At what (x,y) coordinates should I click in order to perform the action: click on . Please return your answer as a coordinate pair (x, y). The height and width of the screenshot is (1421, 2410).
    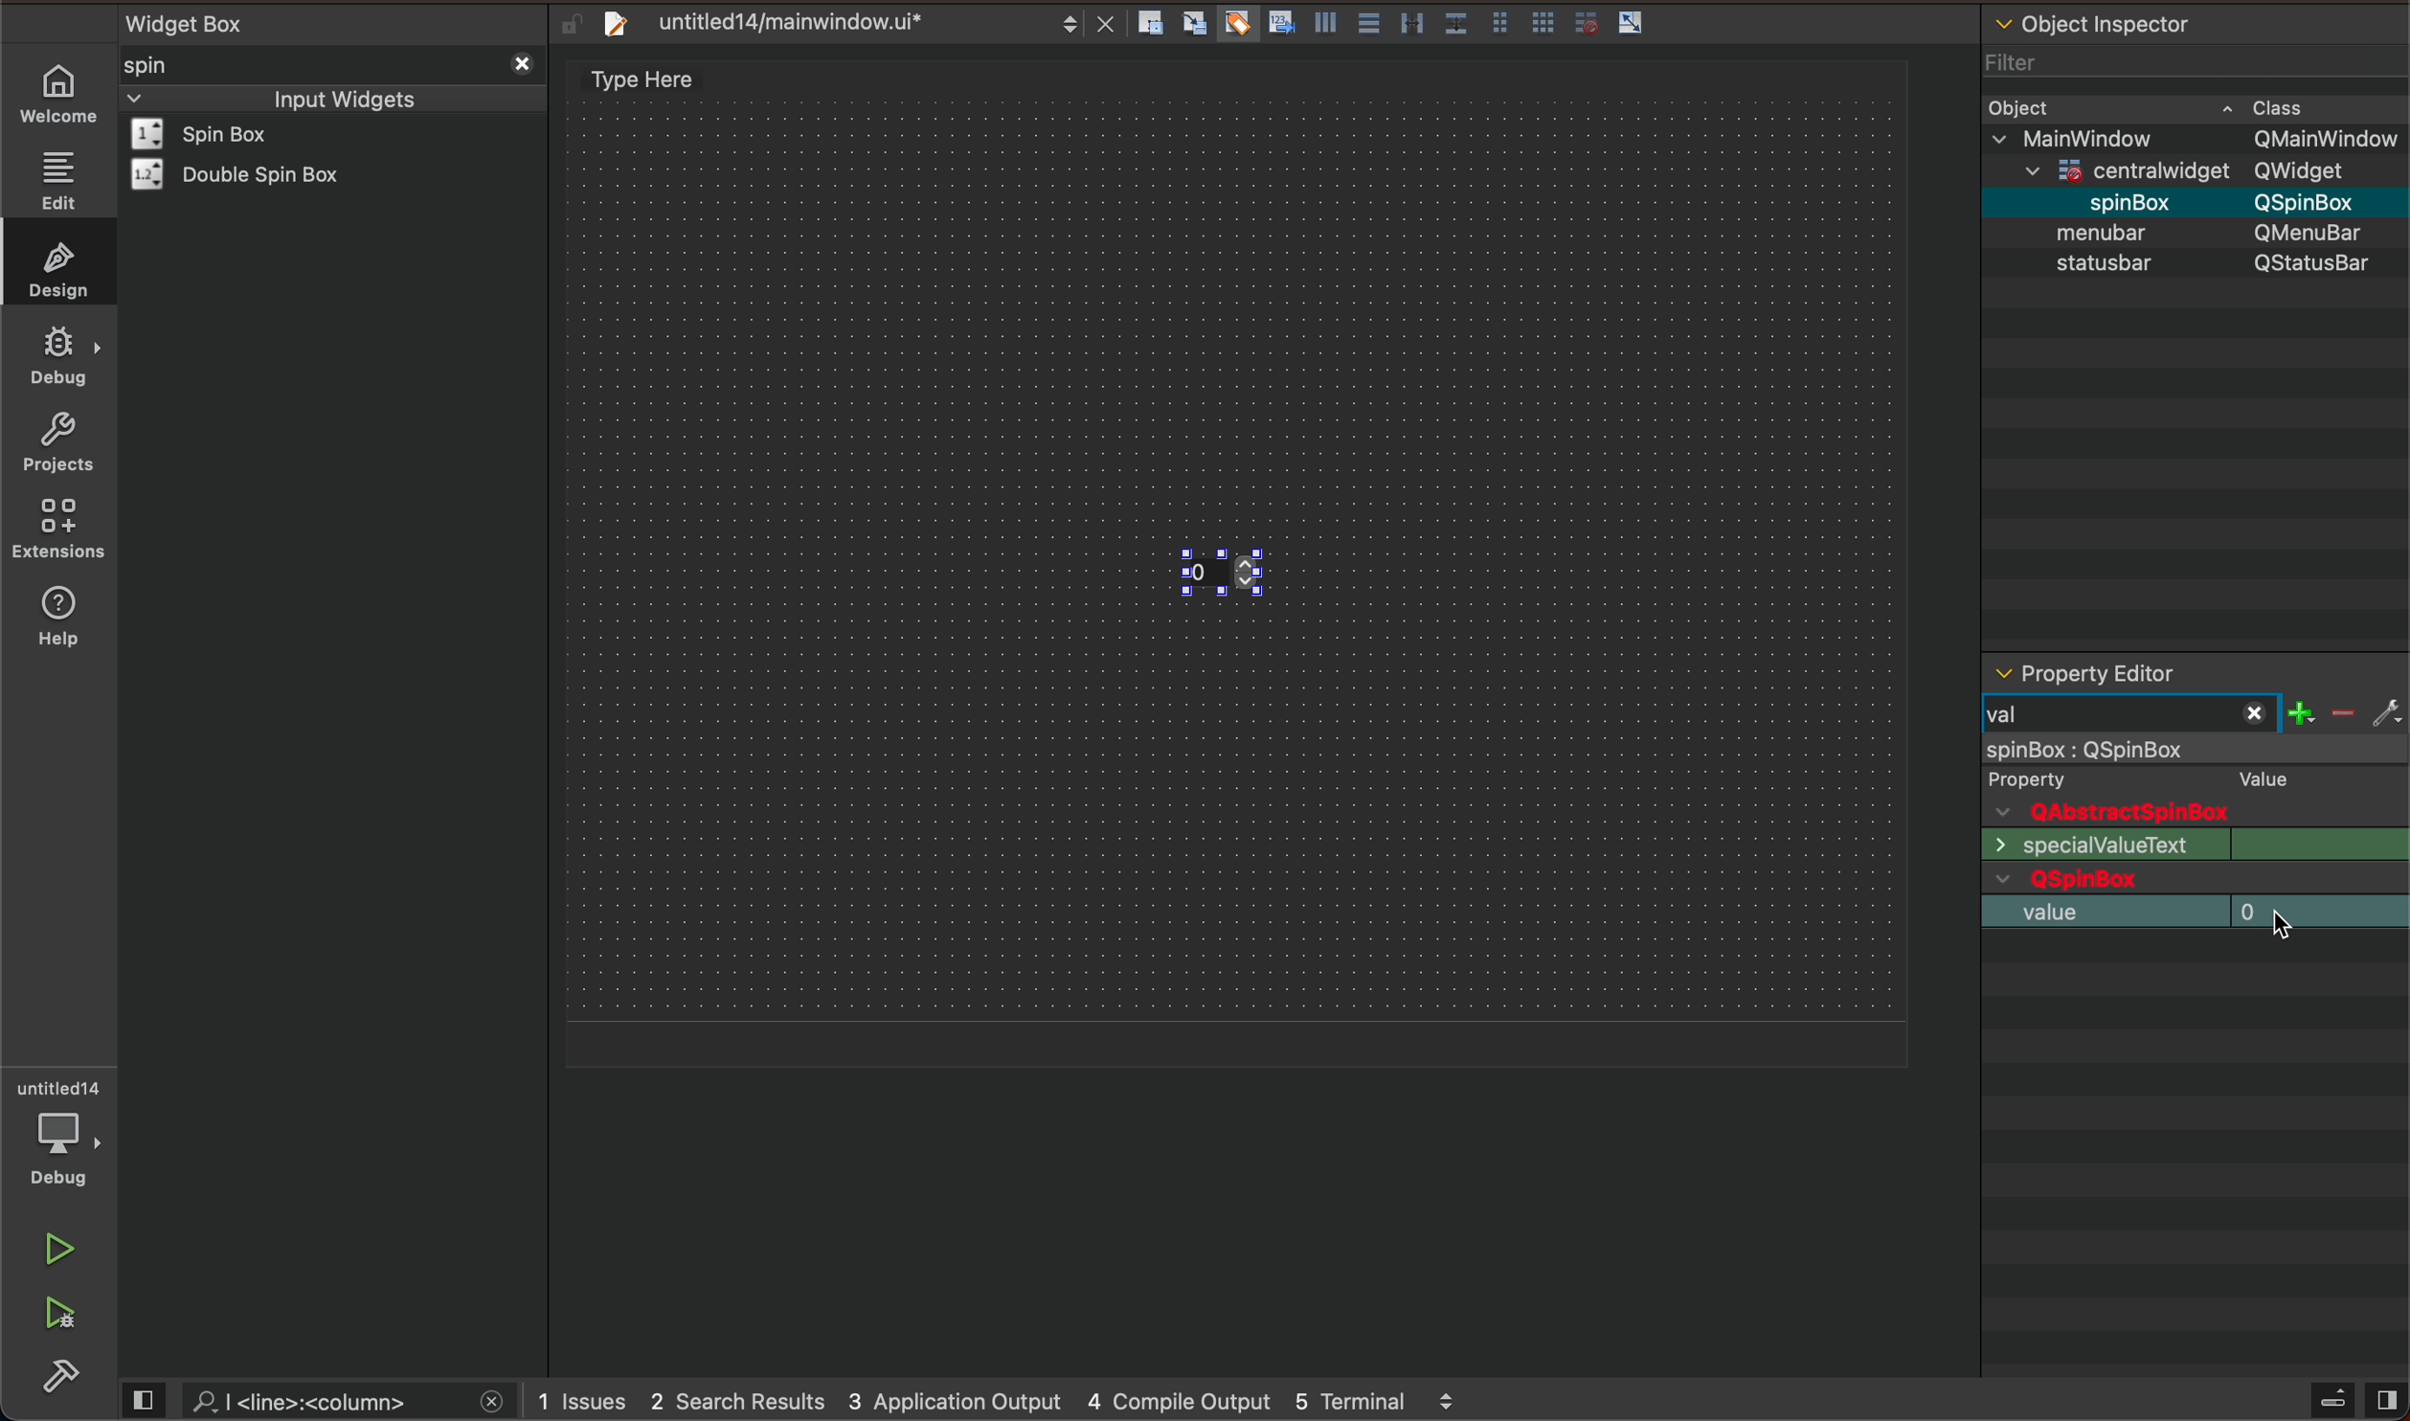
    Looking at the image, I should click on (2107, 137).